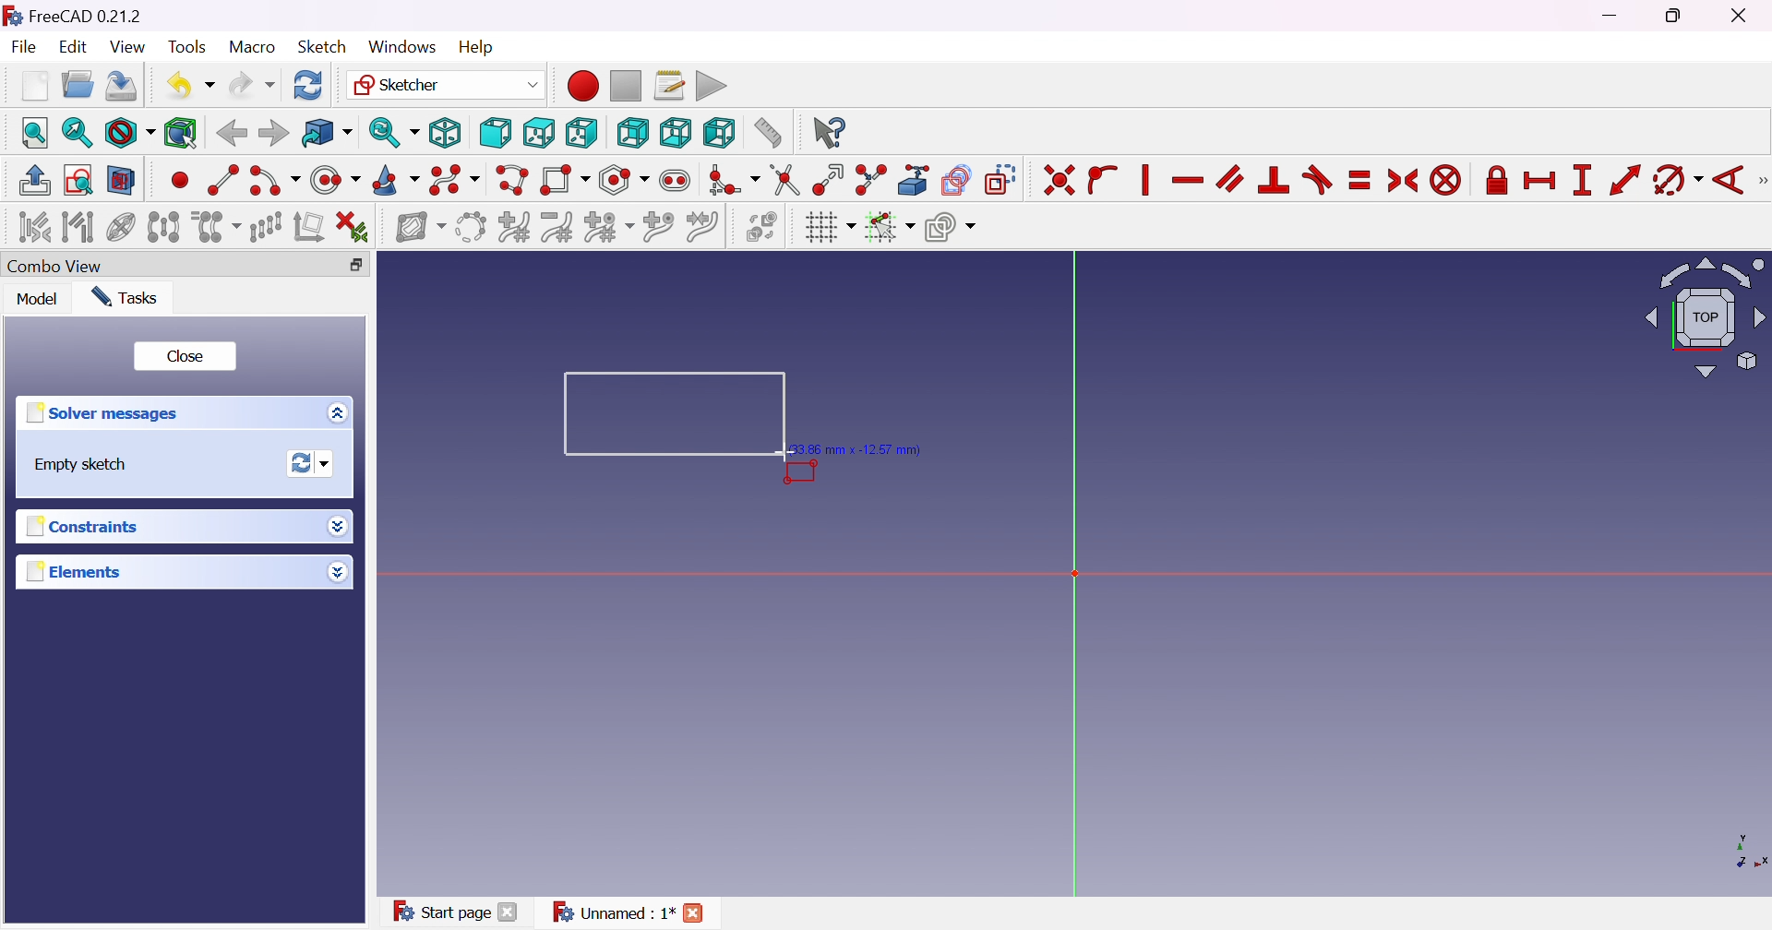 The image size is (1772, 930). Describe the element at coordinates (786, 181) in the screenshot. I see `Trim edge` at that location.